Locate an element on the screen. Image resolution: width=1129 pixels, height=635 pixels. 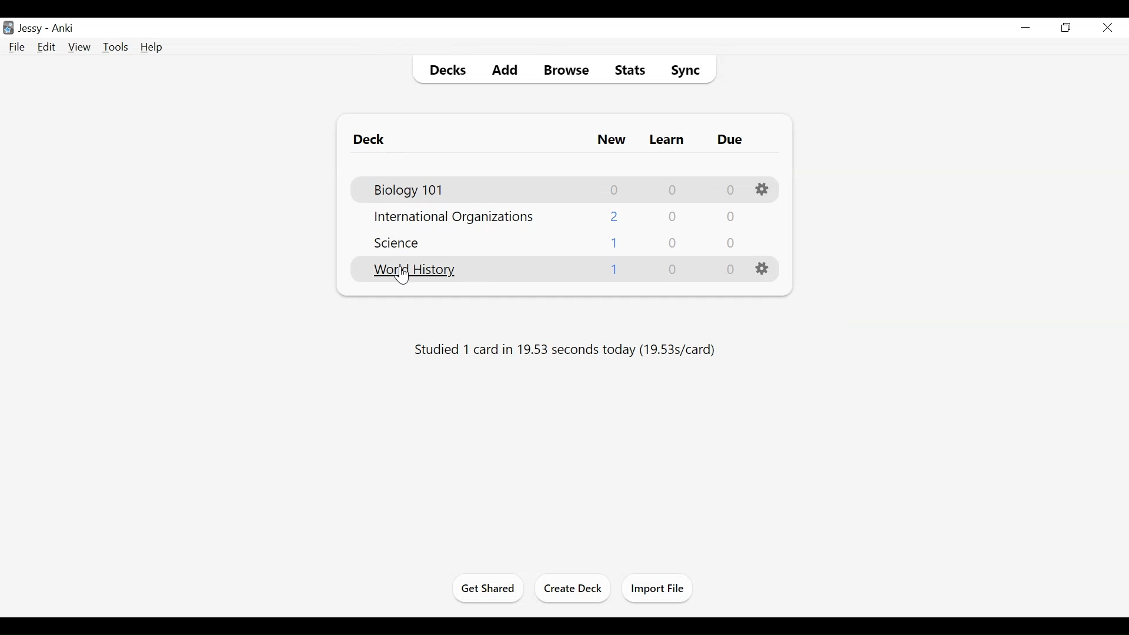
Add is located at coordinates (497, 70).